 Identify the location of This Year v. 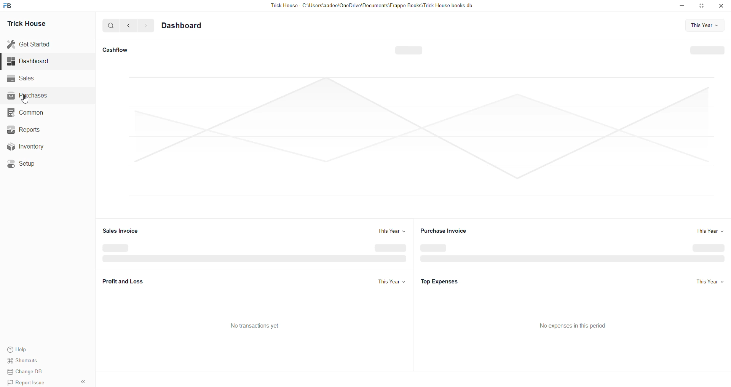
(705, 25).